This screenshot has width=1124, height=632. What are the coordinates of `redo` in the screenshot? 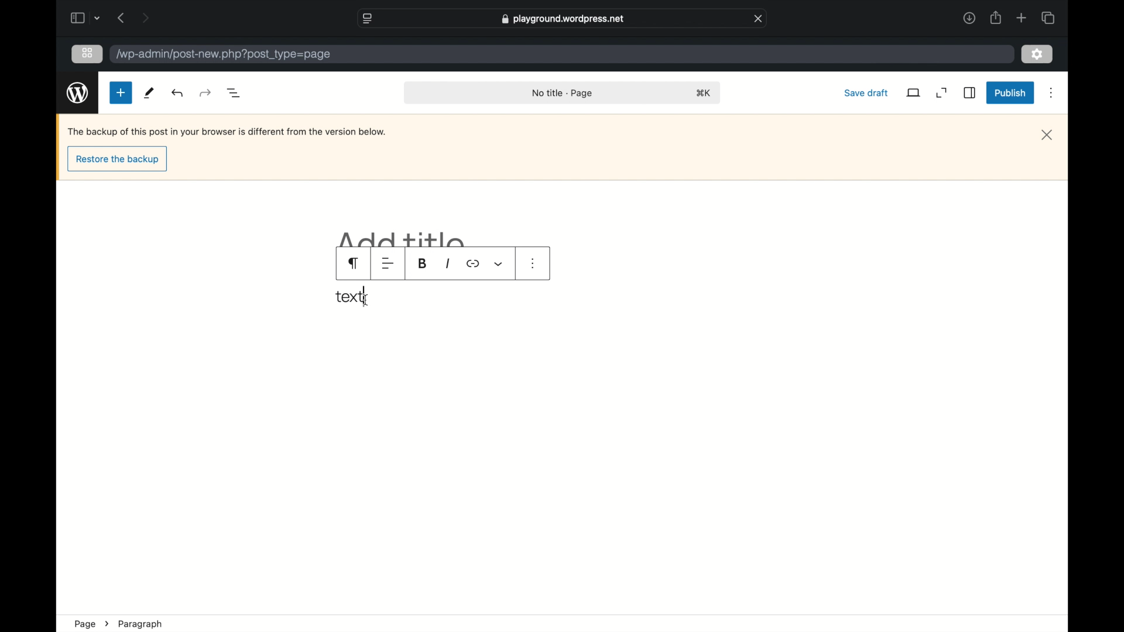 It's located at (178, 92).